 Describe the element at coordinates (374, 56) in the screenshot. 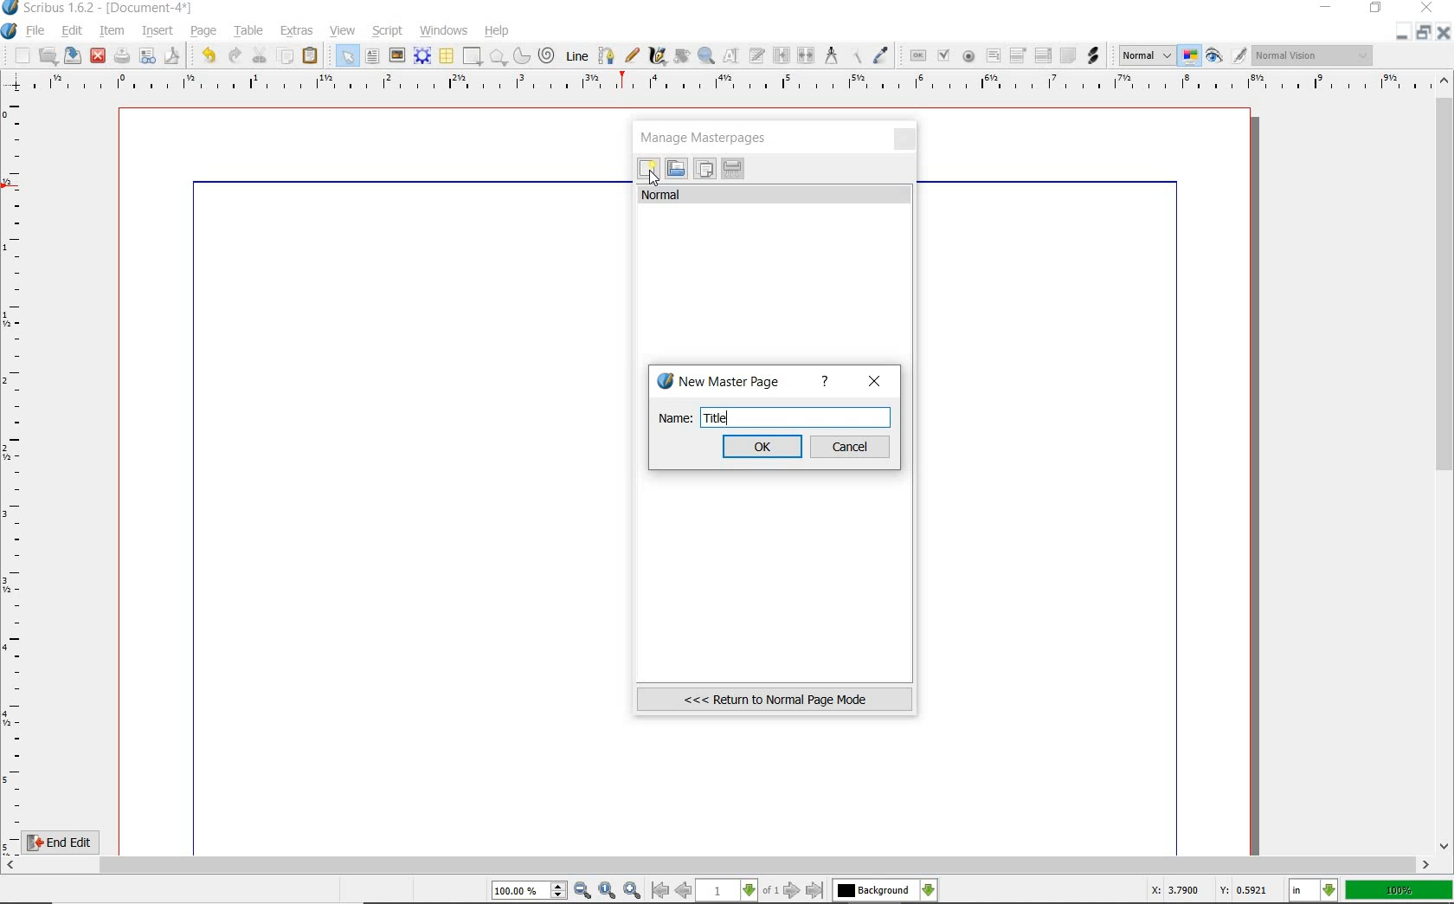

I see `text frame` at that location.